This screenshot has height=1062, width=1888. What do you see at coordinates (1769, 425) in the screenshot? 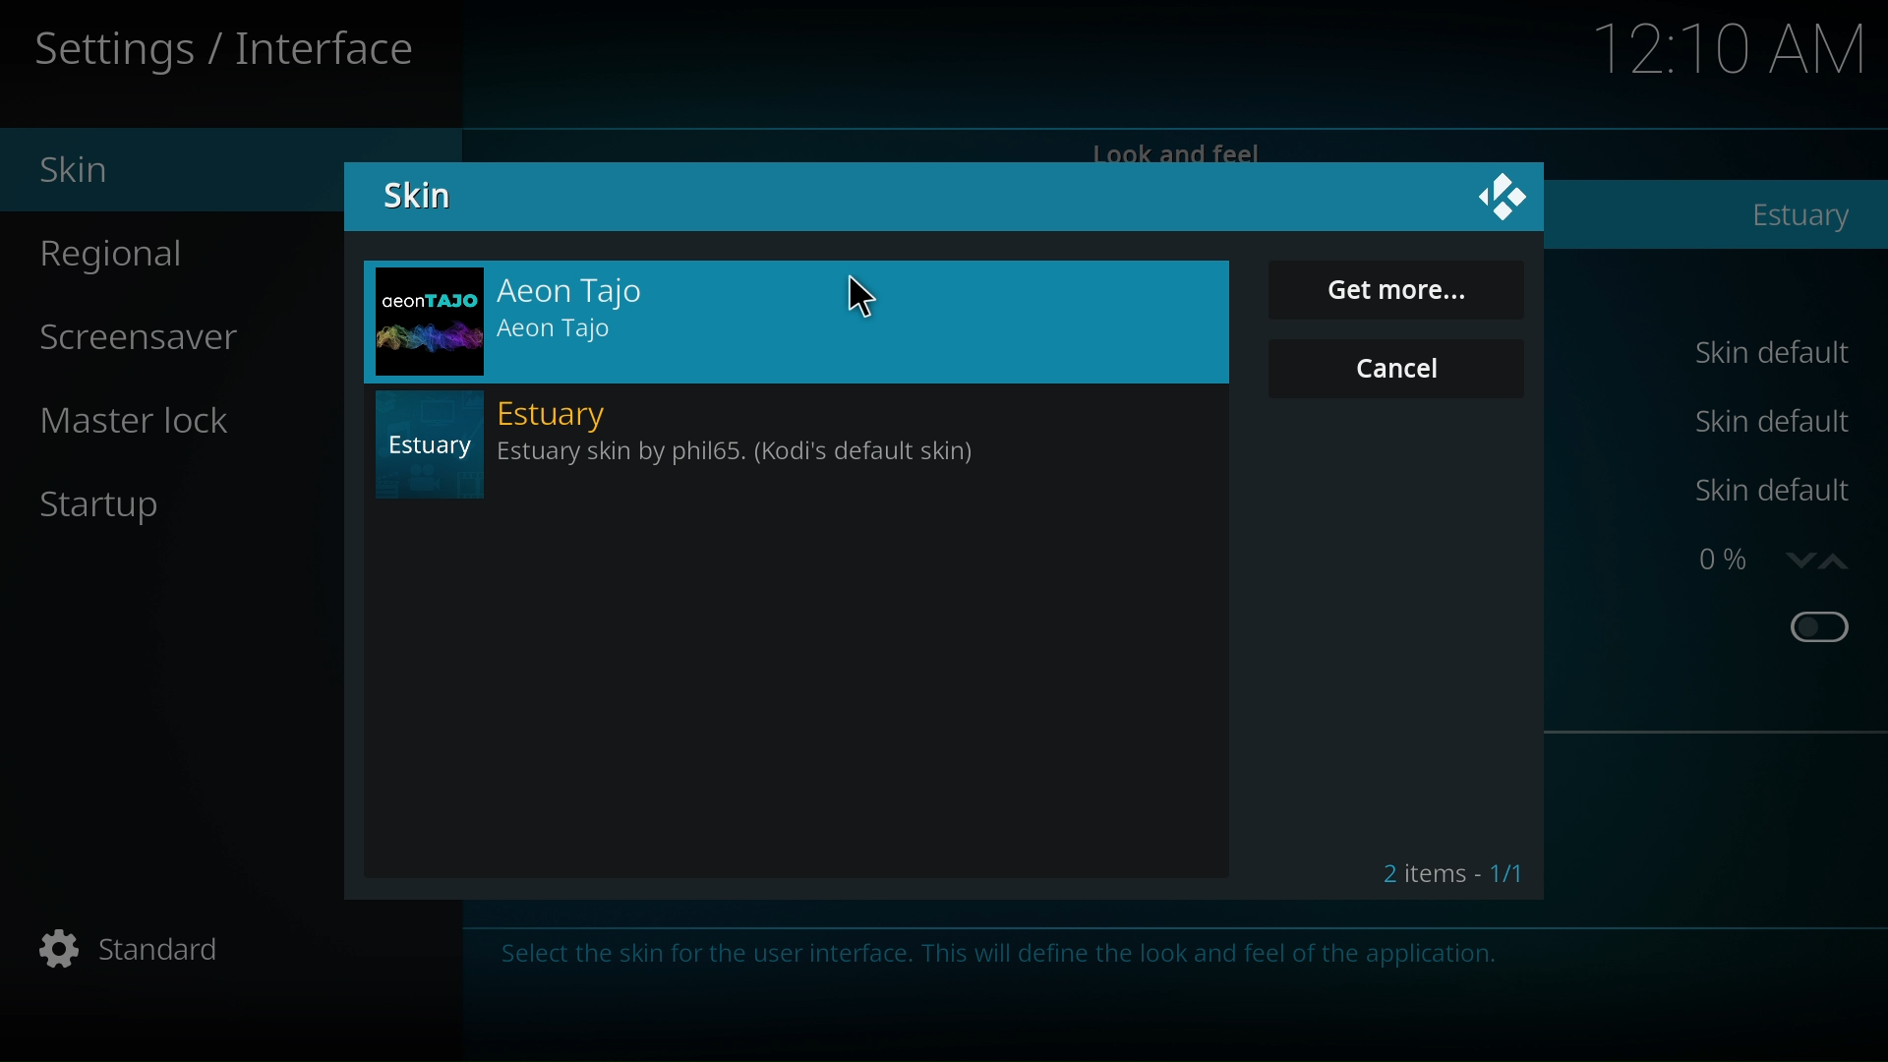
I see `Skin default` at bounding box center [1769, 425].